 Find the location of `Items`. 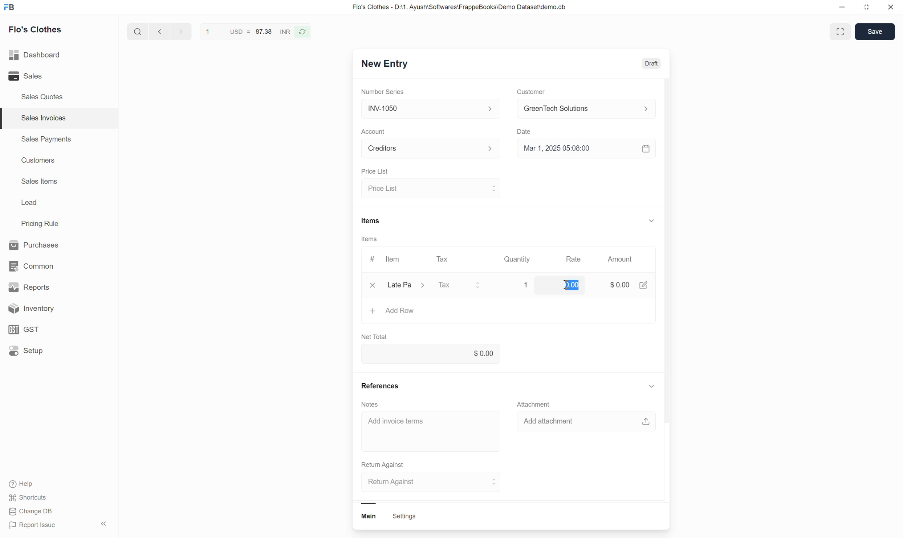

Items is located at coordinates (370, 220).